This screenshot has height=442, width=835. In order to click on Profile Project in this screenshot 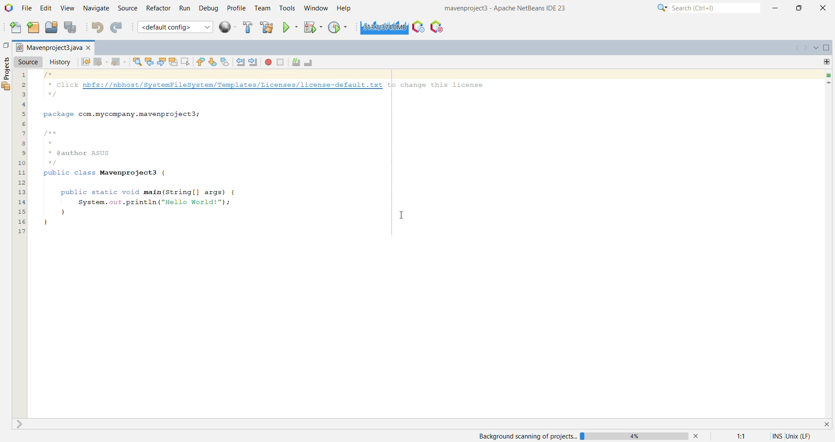, I will do `click(339, 27)`.